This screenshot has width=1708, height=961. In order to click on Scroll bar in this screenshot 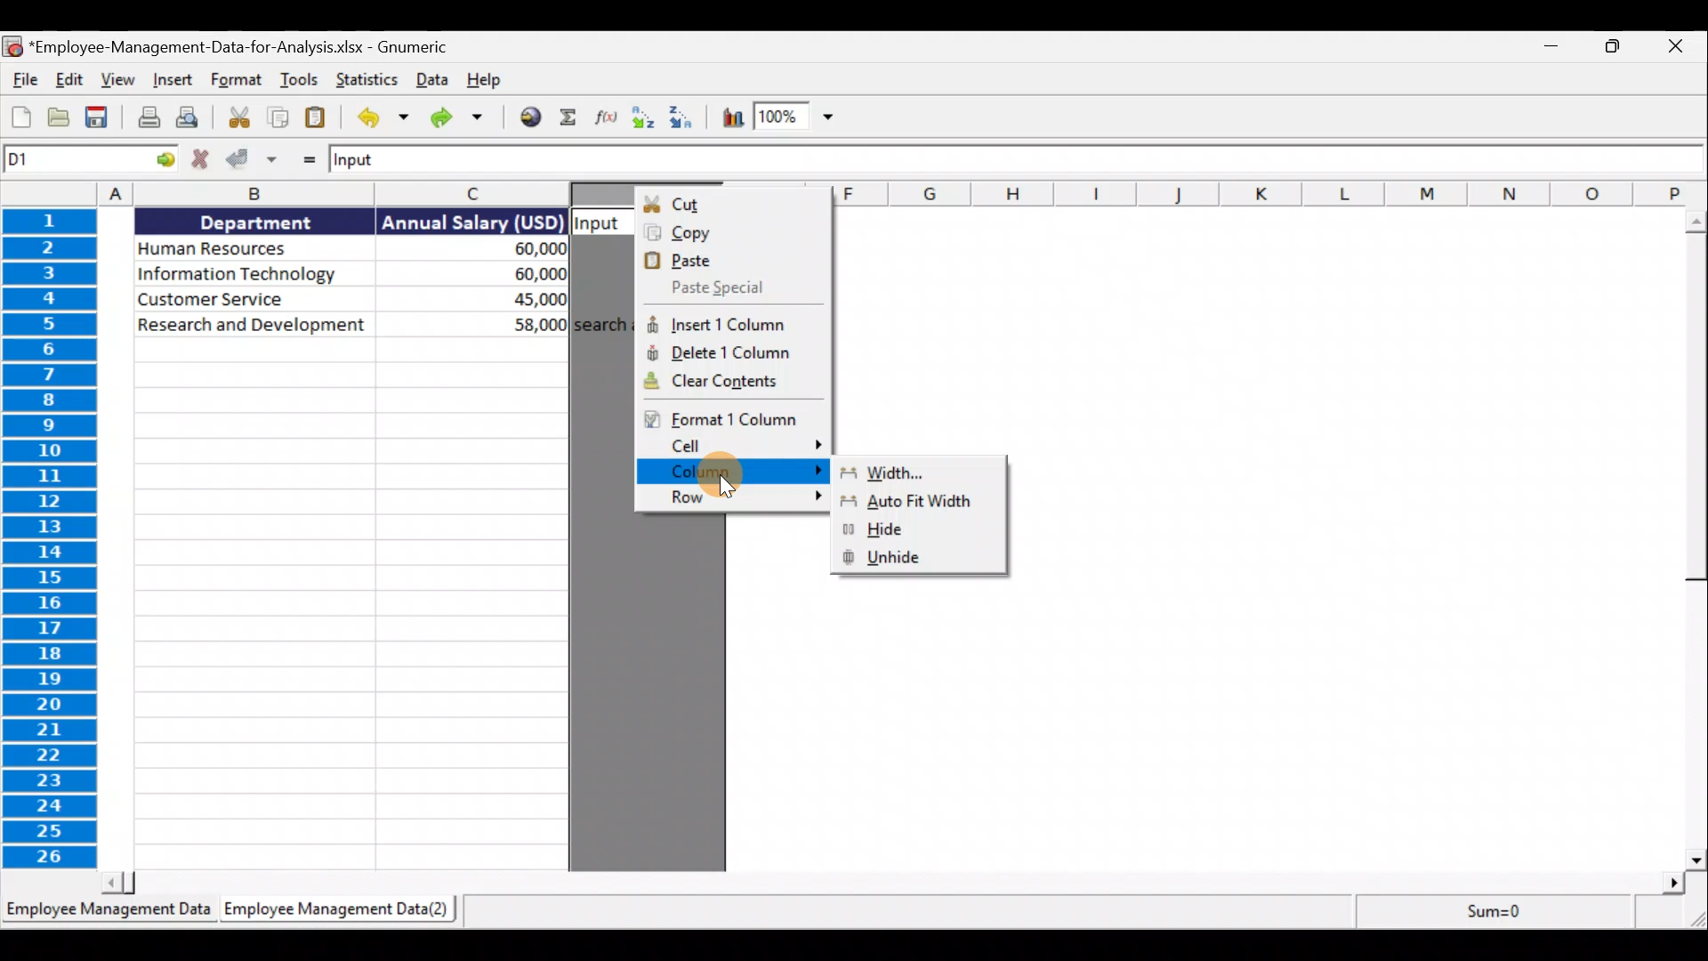, I will do `click(898, 880)`.